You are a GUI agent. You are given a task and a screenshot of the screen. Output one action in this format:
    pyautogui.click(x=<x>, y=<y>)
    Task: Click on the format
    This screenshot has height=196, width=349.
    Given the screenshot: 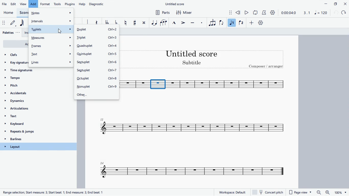 What is the action you would take?
    pyautogui.click(x=45, y=4)
    